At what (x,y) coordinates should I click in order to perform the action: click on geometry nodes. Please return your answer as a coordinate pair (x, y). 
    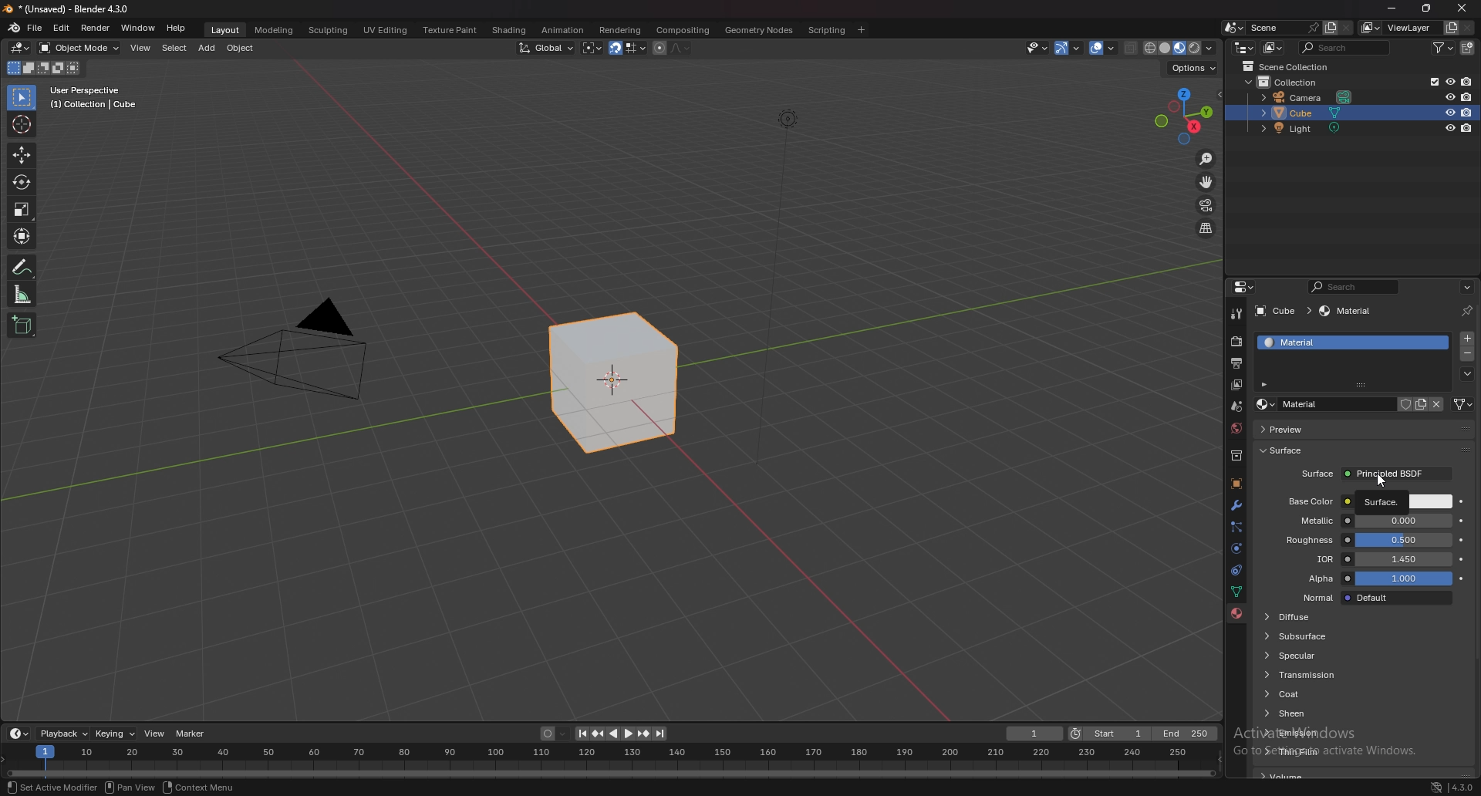
    Looking at the image, I should click on (759, 29).